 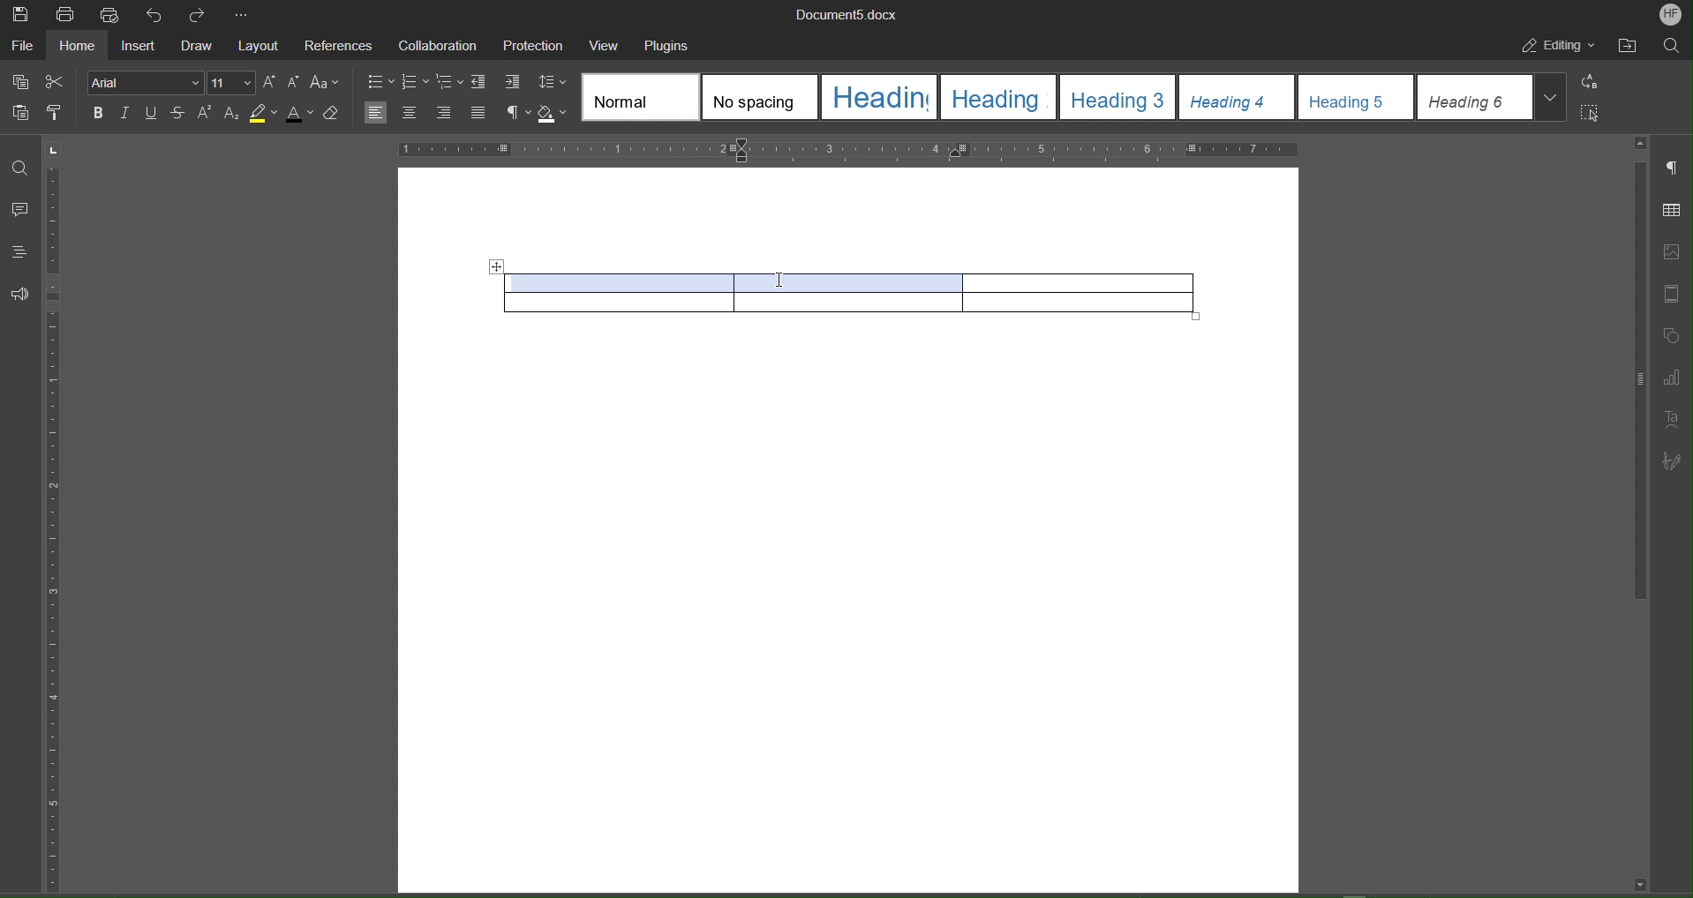 What do you see at coordinates (264, 113) in the screenshot?
I see `Highlight` at bounding box center [264, 113].